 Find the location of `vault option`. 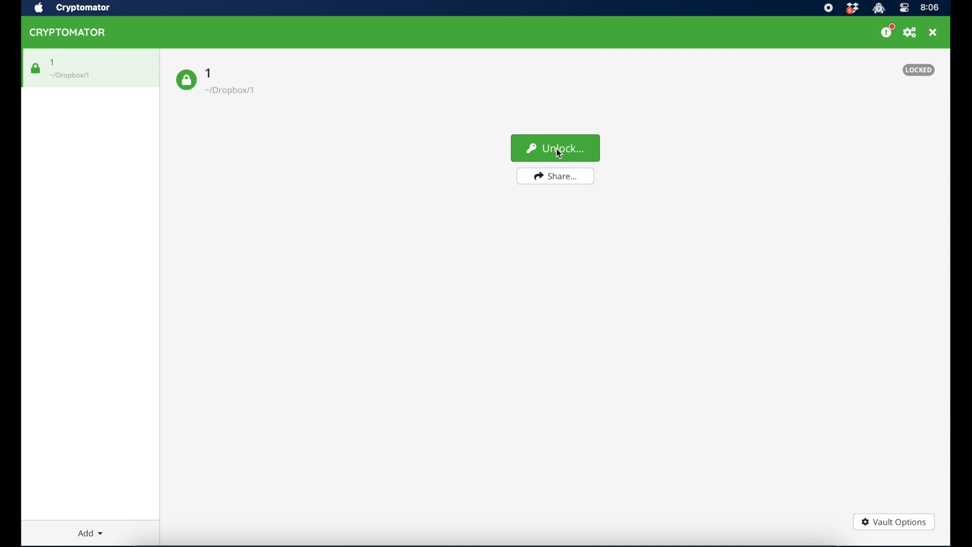

vault option is located at coordinates (893, 522).